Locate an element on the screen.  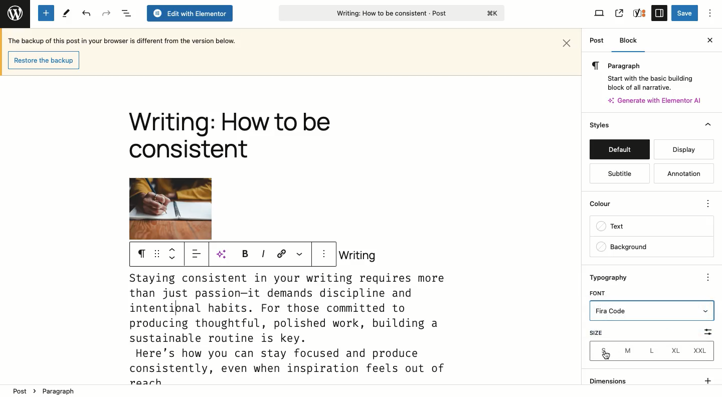
Body is located at coordinates (293, 327).